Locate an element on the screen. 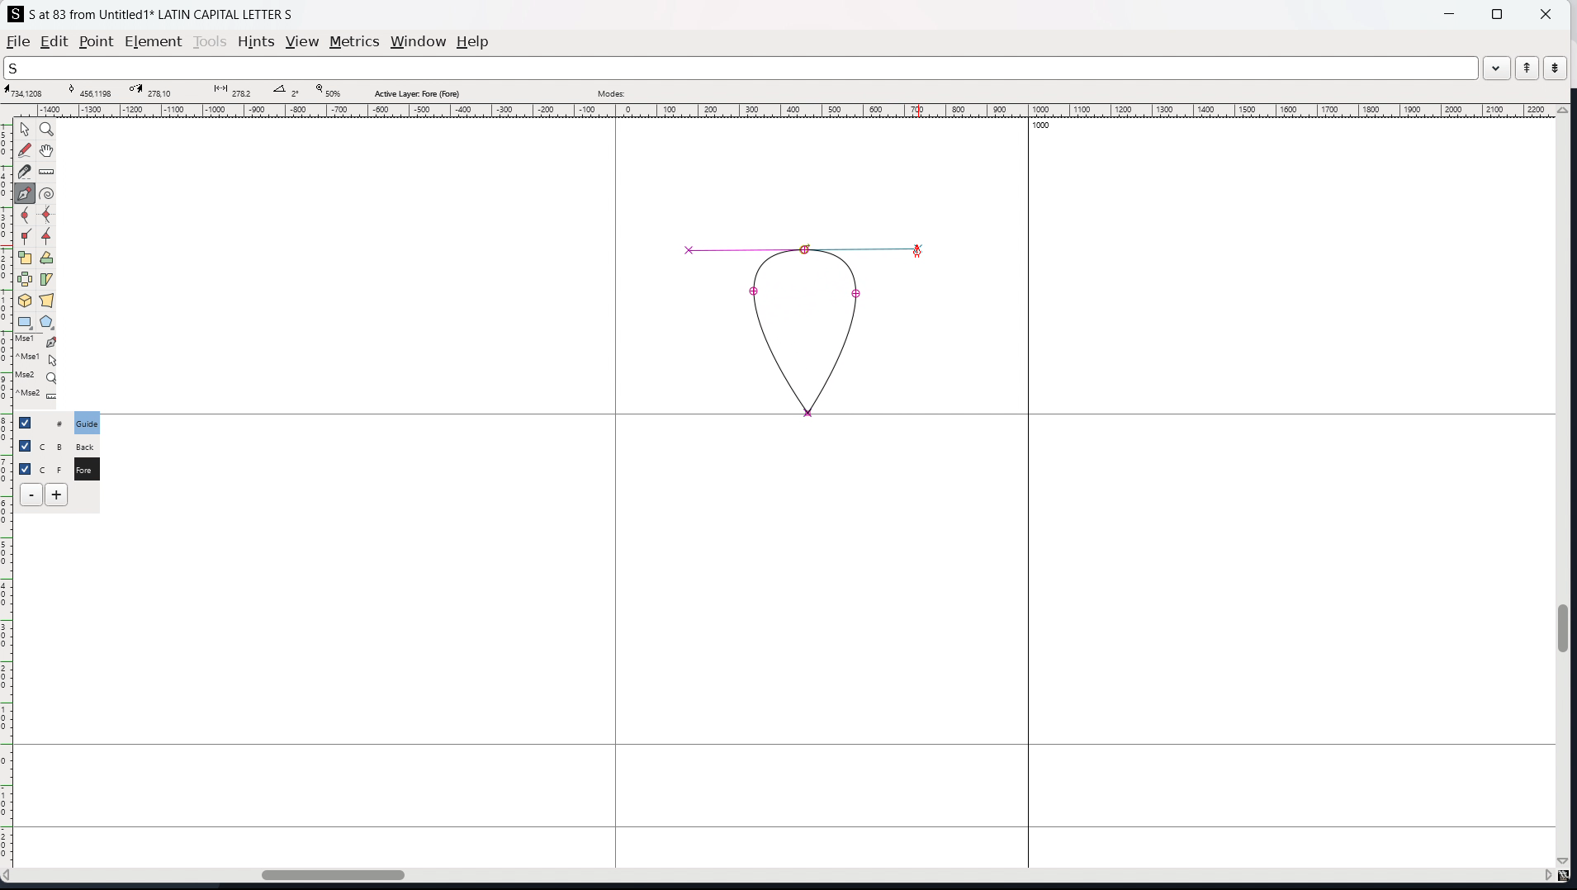 This screenshot has width=1577, height=890. checkbox is located at coordinates (24, 444).